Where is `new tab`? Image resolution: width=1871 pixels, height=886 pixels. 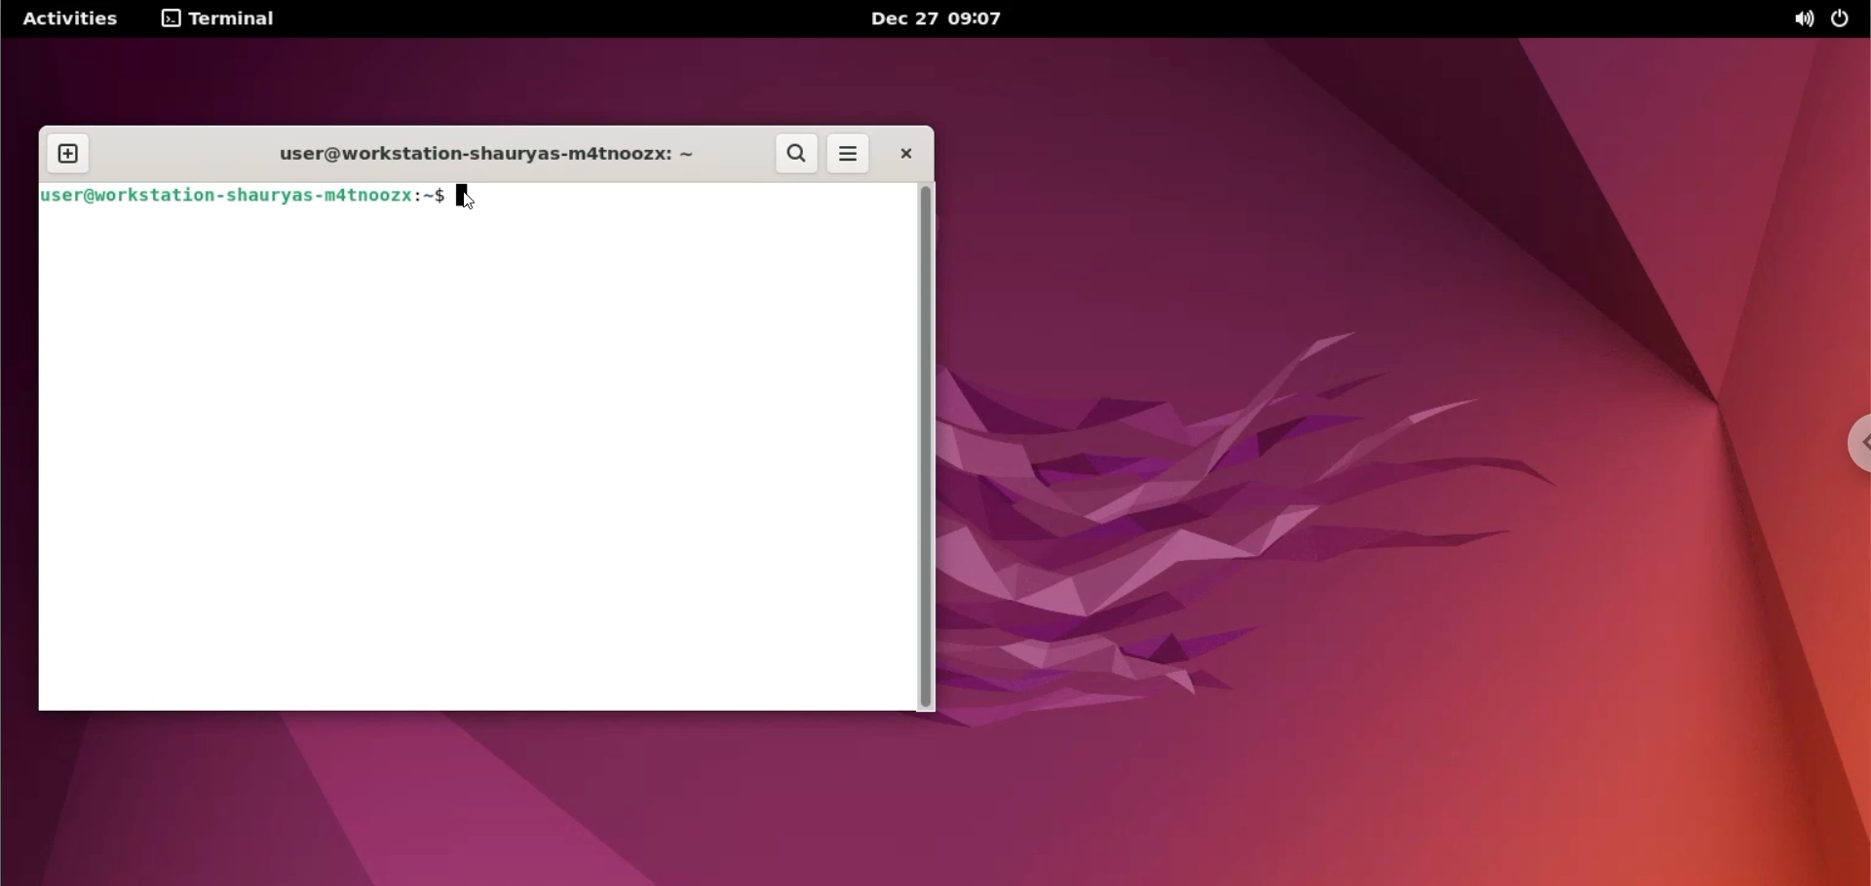 new tab is located at coordinates (61, 155).